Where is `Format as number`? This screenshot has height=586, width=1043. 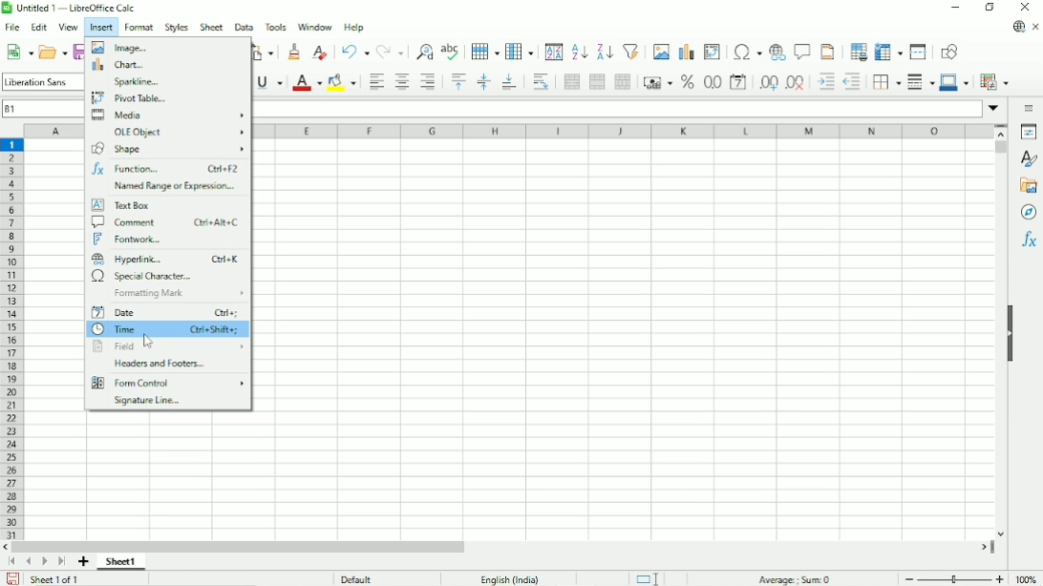 Format as number is located at coordinates (712, 81).